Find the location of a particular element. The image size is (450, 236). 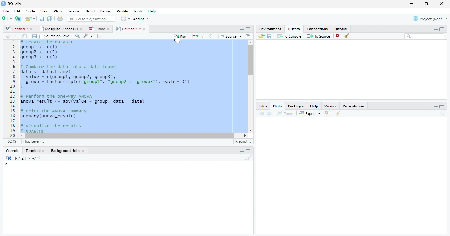

Tutorial is located at coordinates (341, 28).